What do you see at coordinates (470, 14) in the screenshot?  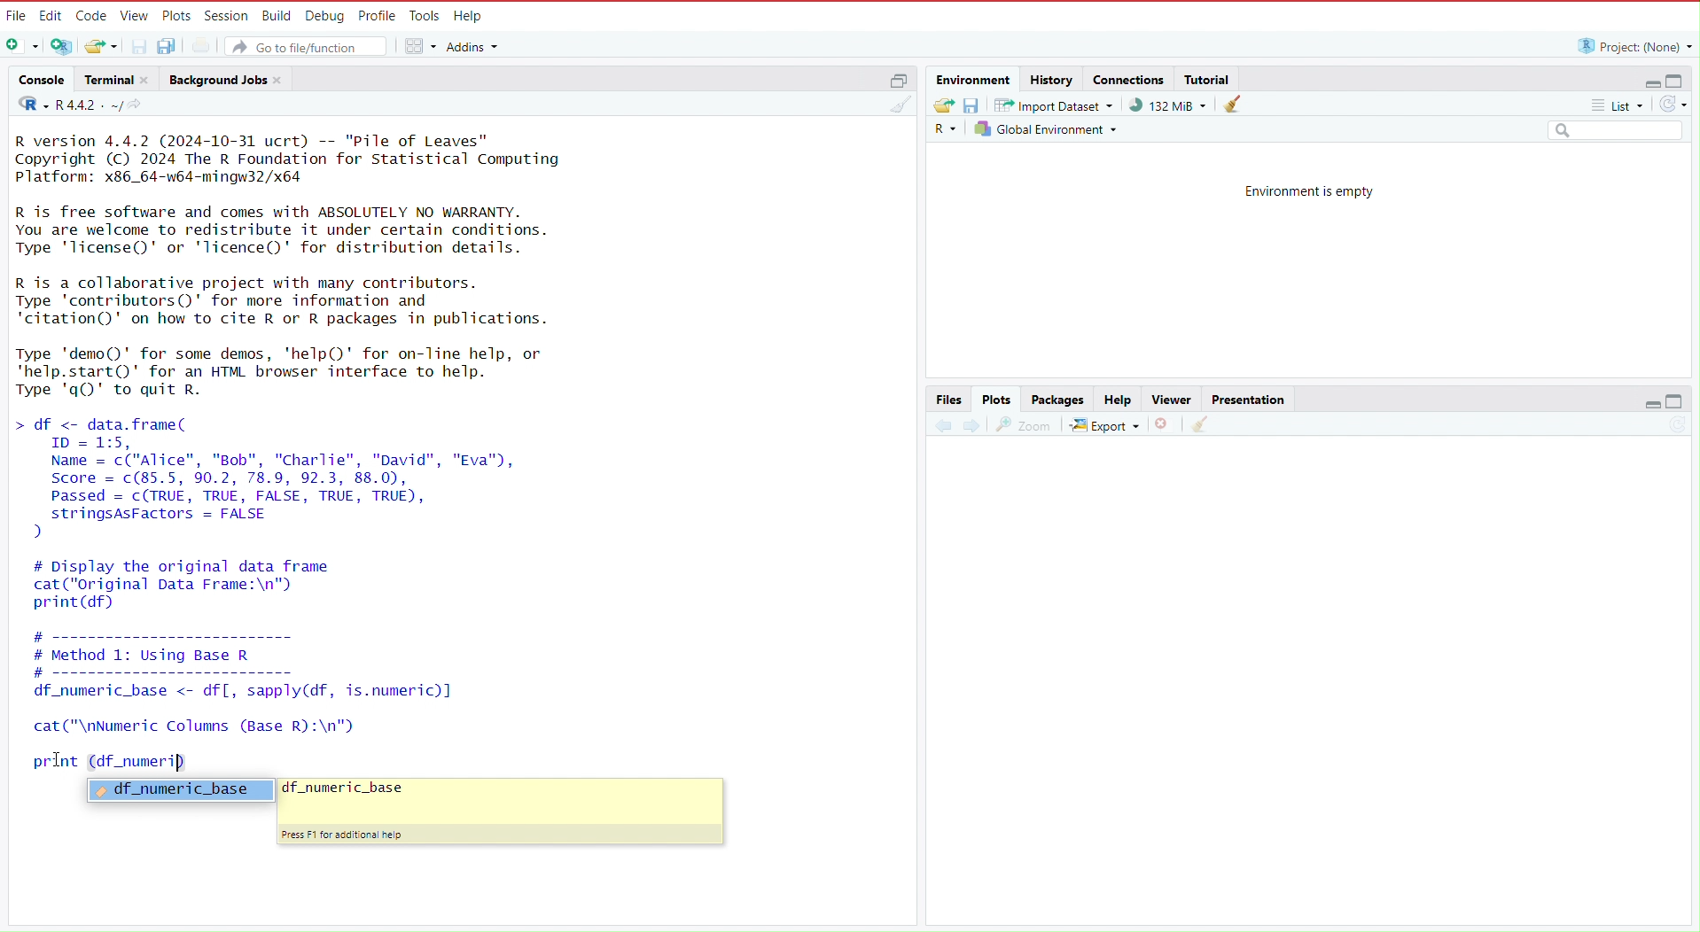 I see `Help` at bounding box center [470, 14].